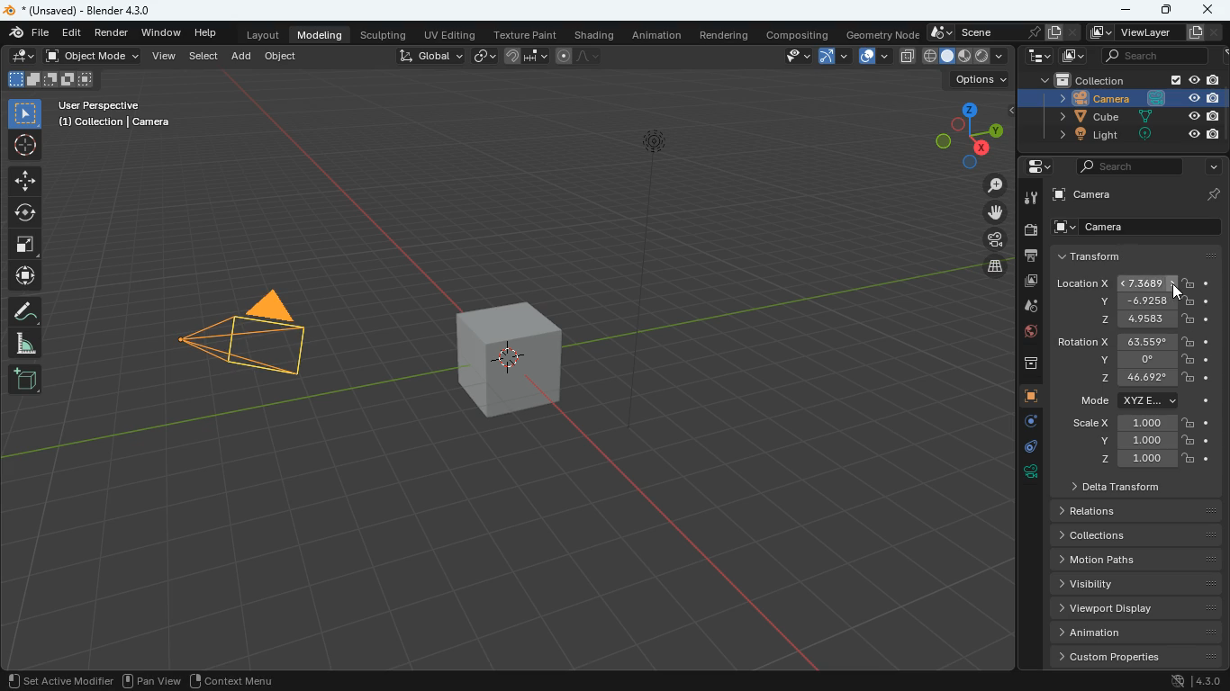 The height and width of the screenshot is (691, 1230). Describe the element at coordinates (1215, 196) in the screenshot. I see `pin` at that location.